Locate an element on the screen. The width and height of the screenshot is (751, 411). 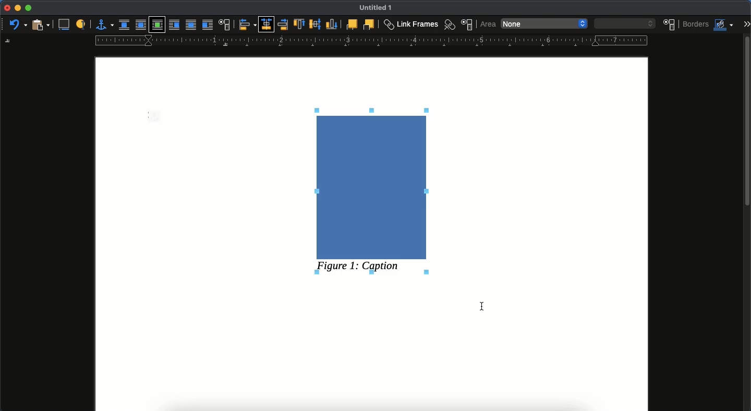
fill colors is located at coordinates (724, 25).